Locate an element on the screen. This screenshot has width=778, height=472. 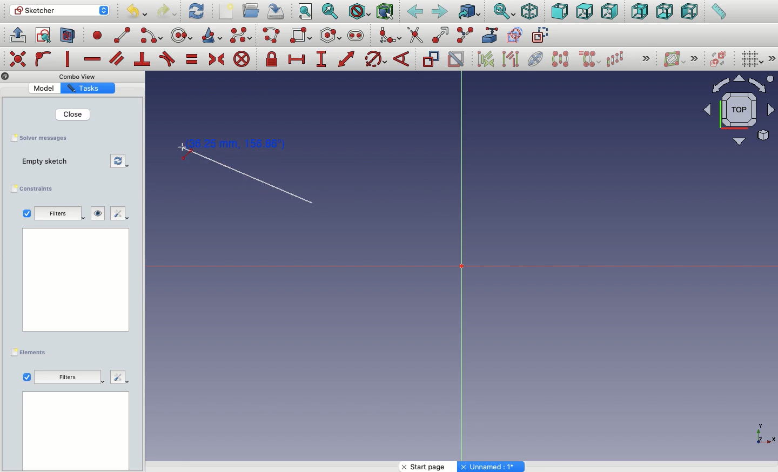
Click is located at coordinates (229, 145).